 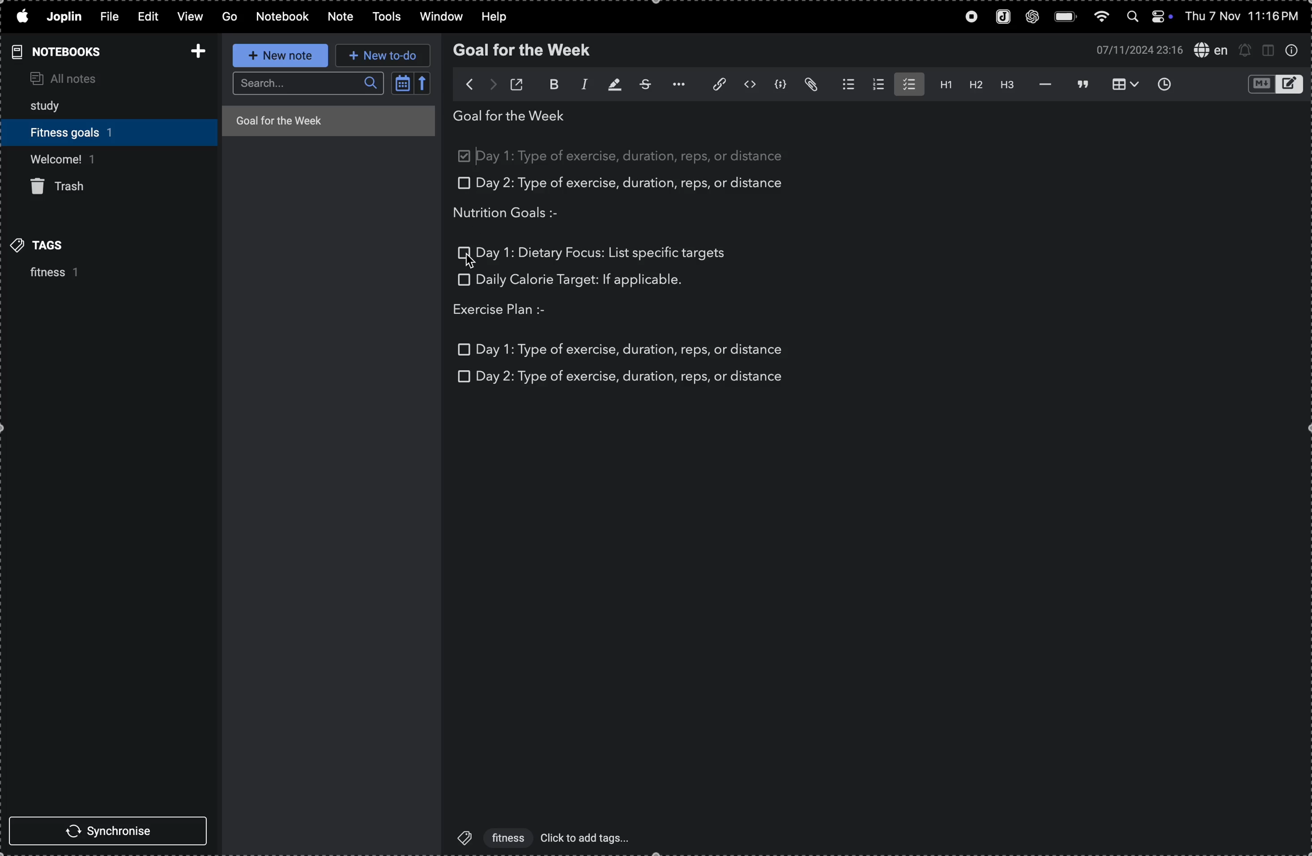 What do you see at coordinates (636, 184) in the screenshot?
I see `day 2: type of exercise, duration, reps, or distance ` at bounding box center [636, 184].